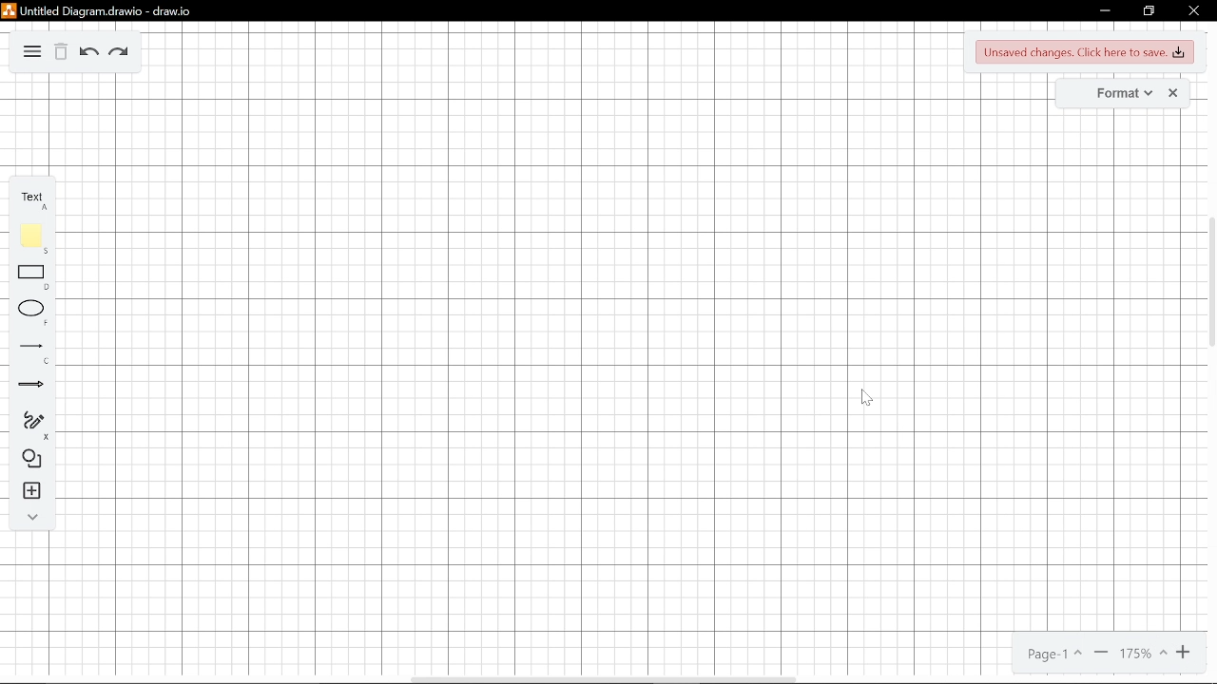 Image resolution: width=1217 pixels, height=684 pixels. What do you see at coordinates (27, 386) in the screenshot?
I see `arrows` at bounding box center [27, 386].